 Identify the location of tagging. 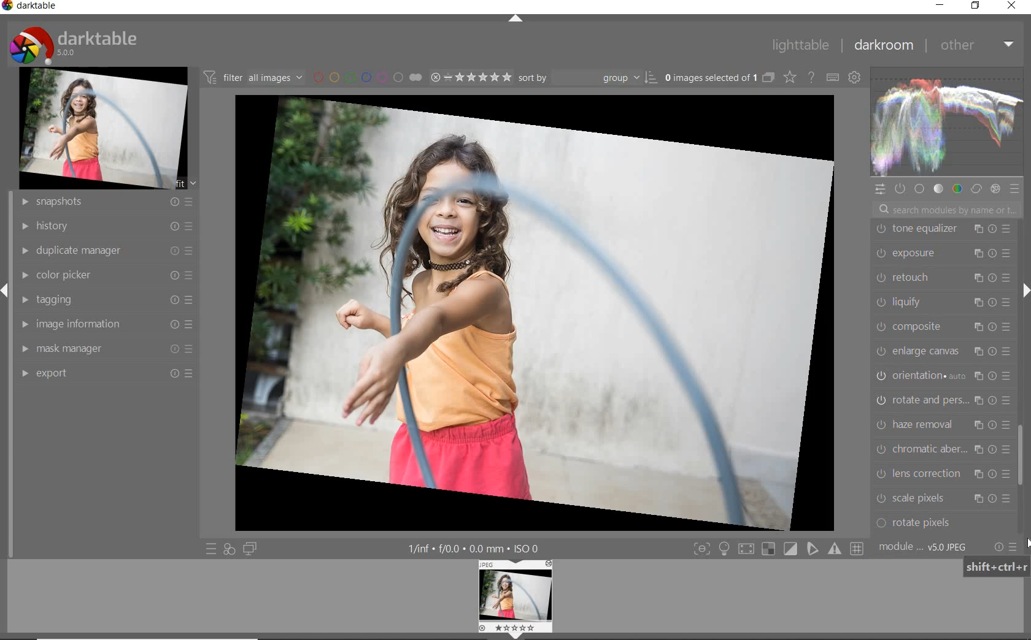
(106, 299).